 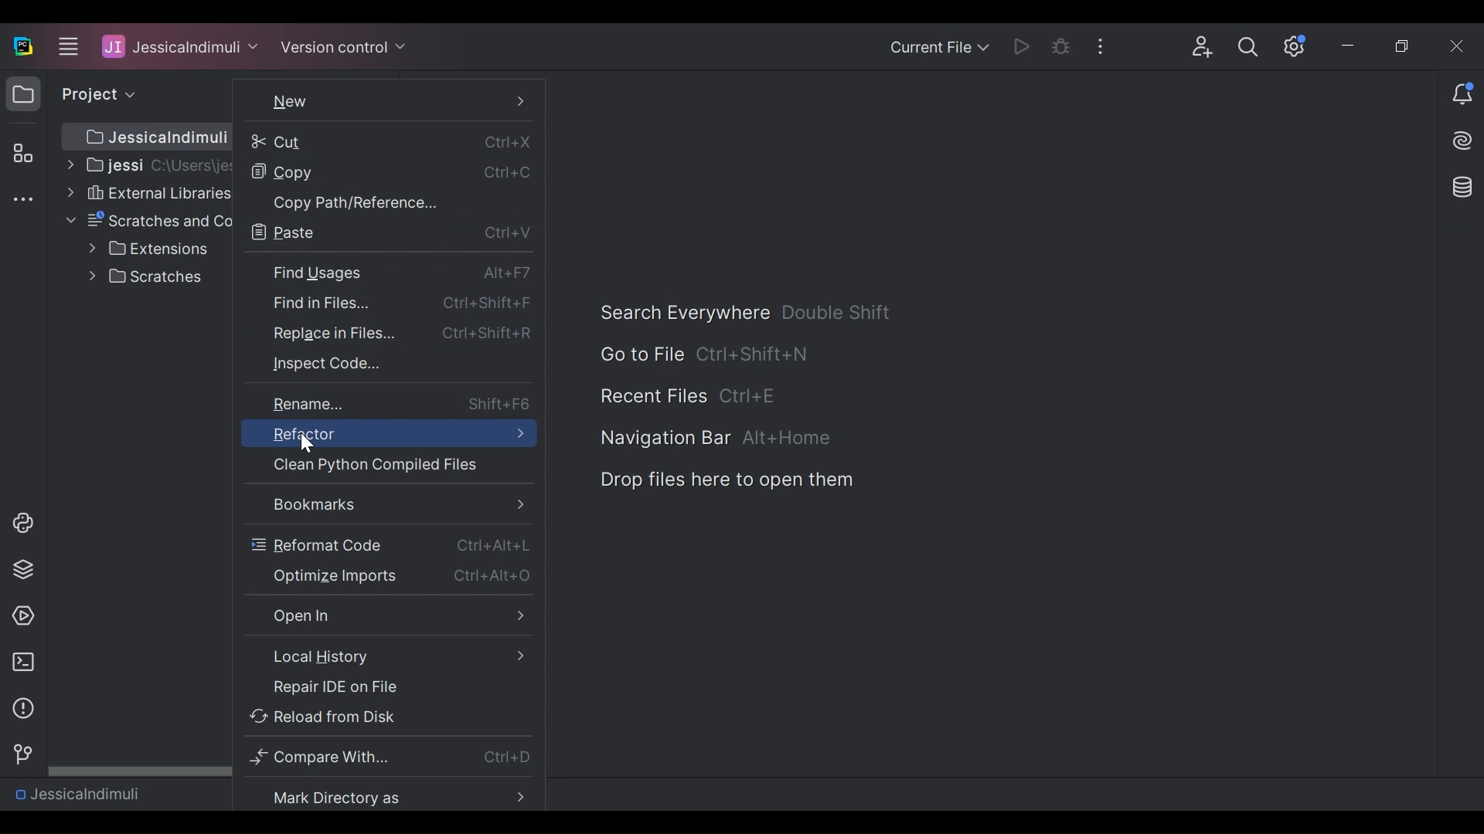 I want to click on PyCharm Desktop Icon, so click(x=24, y=47).